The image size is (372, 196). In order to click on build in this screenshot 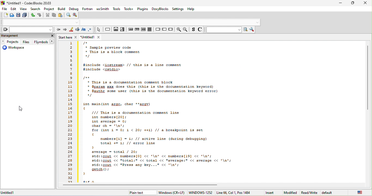, I will do `click(62, 9)`.